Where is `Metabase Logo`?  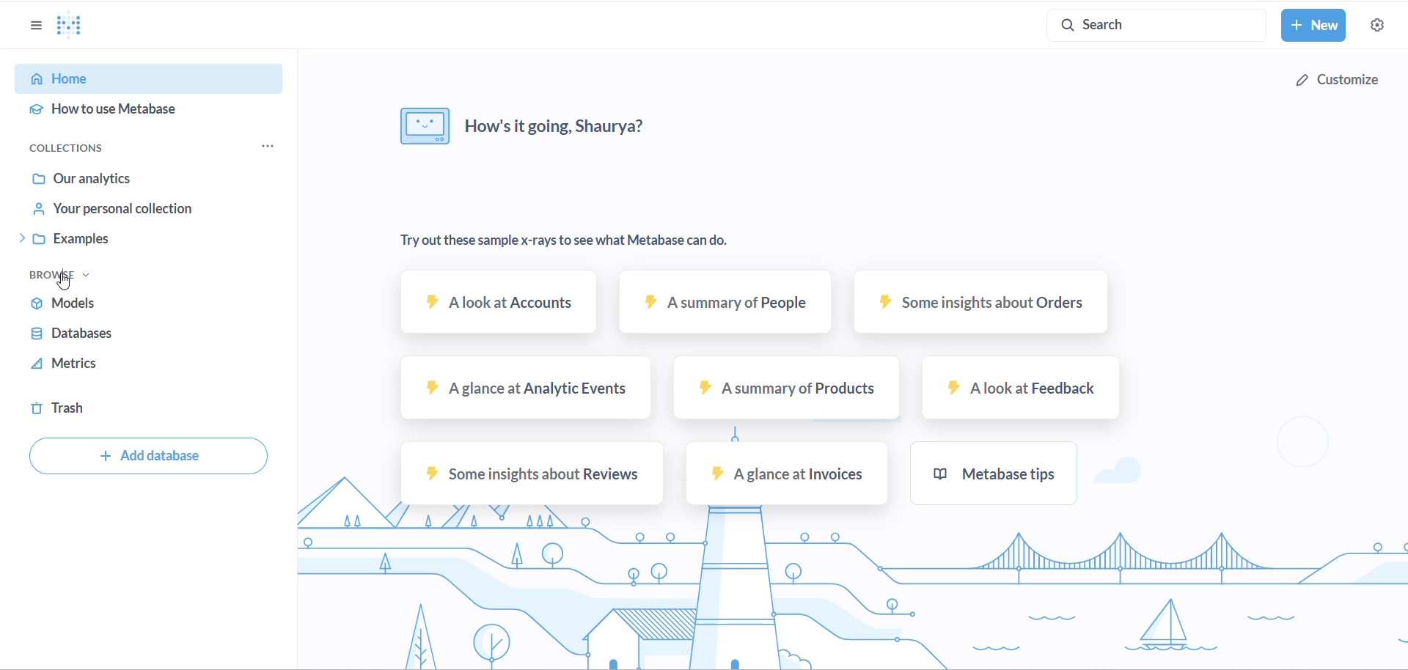 Metabase Logo is located at coordinates (76, 26).